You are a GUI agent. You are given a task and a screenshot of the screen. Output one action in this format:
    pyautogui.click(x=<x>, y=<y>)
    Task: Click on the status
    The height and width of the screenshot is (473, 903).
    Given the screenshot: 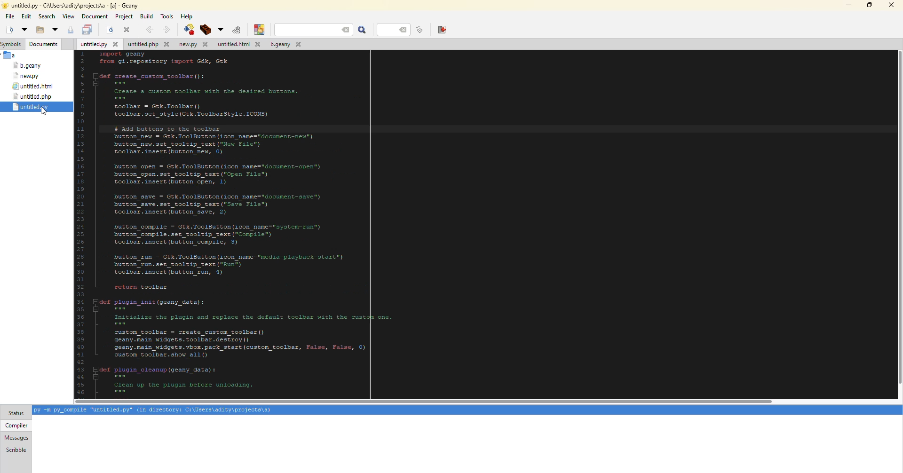 What is the action you would take?
    pyautogui.click(x=16, y=413)
    